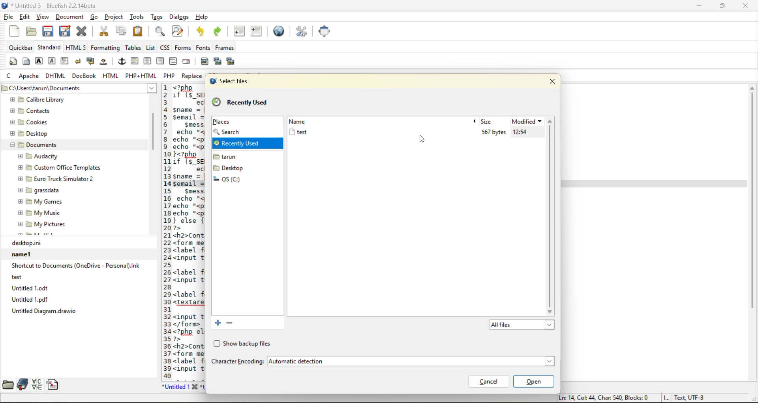  What do you see at coordinates (493, 132) in the screenshot?
I see `file size` at bounding box center [493, 132].